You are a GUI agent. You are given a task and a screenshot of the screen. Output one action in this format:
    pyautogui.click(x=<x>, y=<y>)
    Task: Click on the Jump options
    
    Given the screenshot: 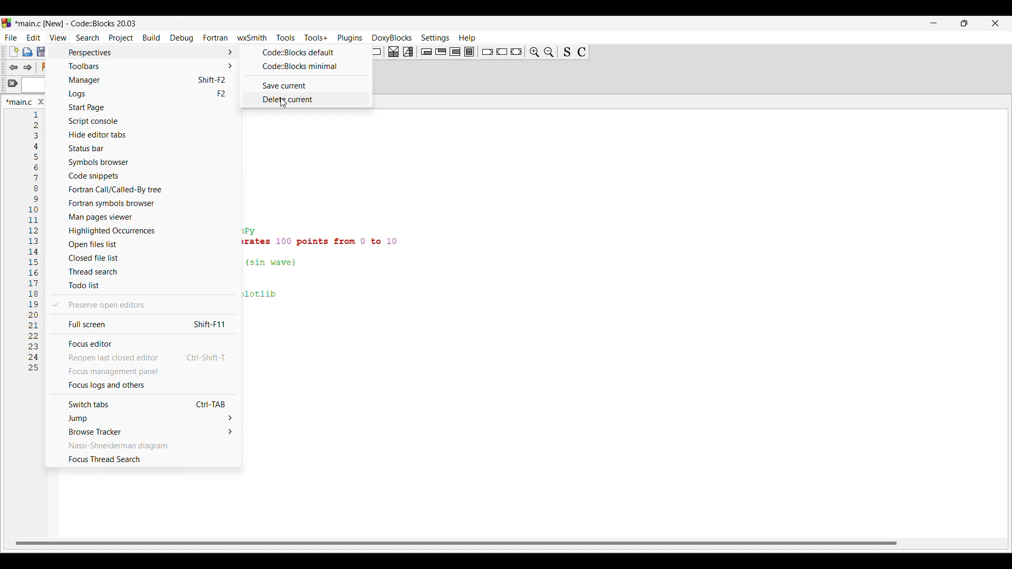 What is the action you would take?
    pyautogui.click(x=142, y=418)
    